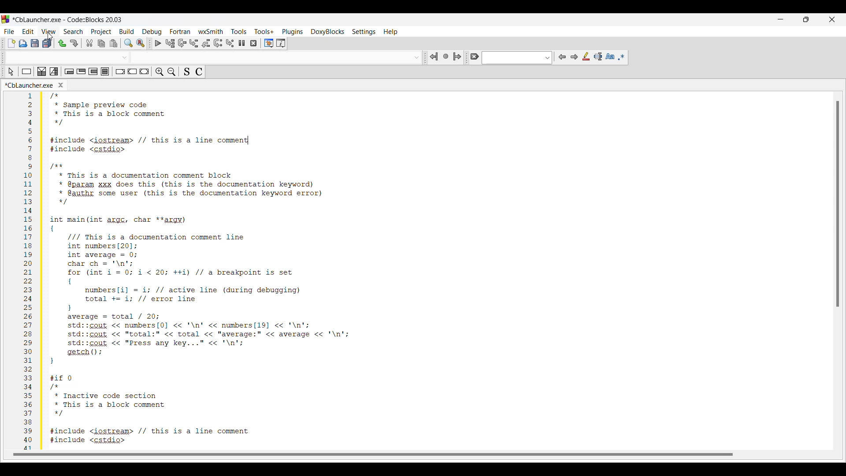 This screenshot has height=476, width=846. Describe the element at coordinates (457, 56) in the screenshot. I see `Jump forward` at that location.